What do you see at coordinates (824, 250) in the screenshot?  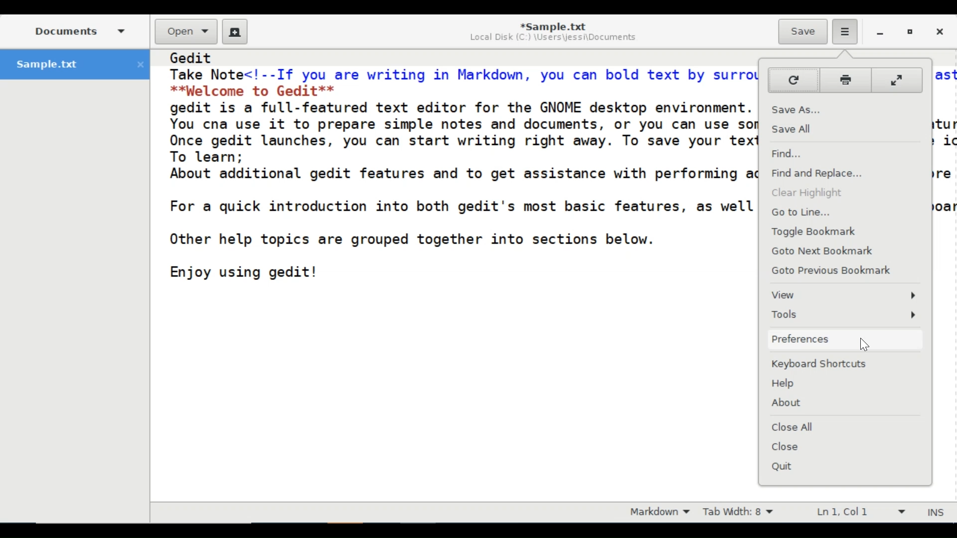 I see `Goto Next Bookmark` at bounding box center [824, 250].